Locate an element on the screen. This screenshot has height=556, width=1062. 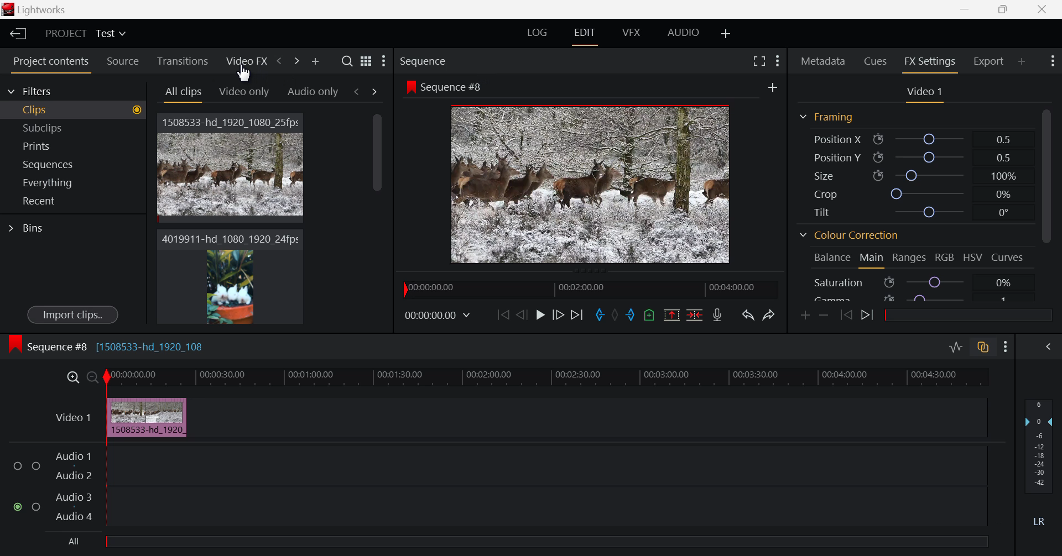
Full Screen is located at coordinates (759, 62).